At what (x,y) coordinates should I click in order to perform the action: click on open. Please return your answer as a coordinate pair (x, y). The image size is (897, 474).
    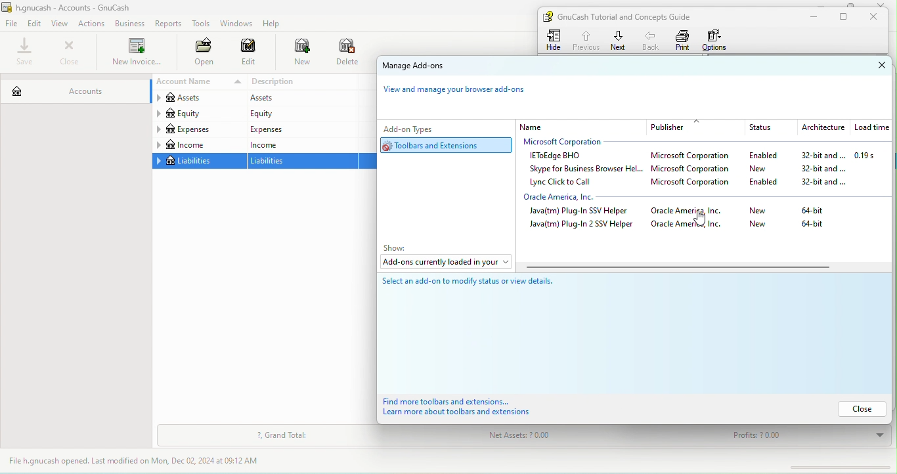
    Looking at the image, I should click on (200, 53).